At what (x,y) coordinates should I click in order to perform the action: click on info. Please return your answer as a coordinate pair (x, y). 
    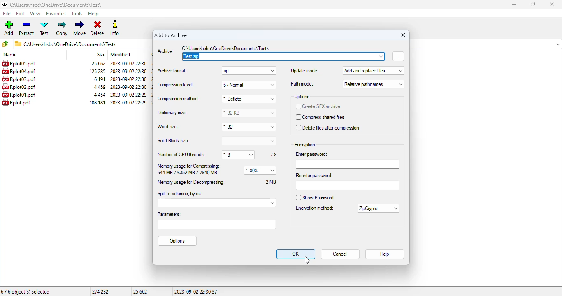
    Looking at the image, I should click on (116, 28).